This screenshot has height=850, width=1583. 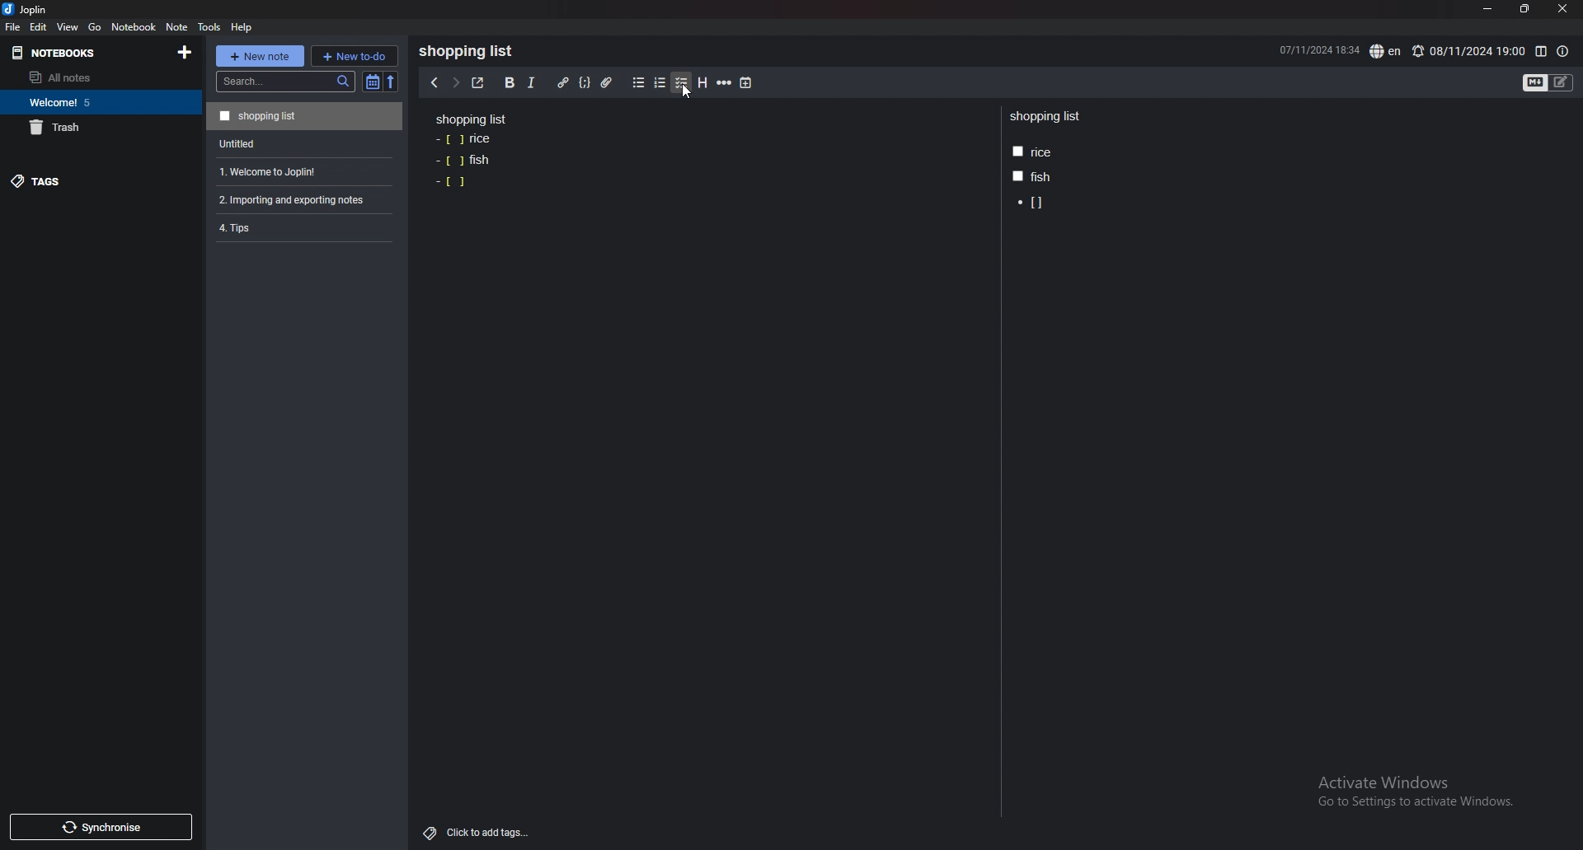 What do you see at coordinates (724, 83) in the screenshot?
I see `horizontal rule` at bounding box center [724, 83].